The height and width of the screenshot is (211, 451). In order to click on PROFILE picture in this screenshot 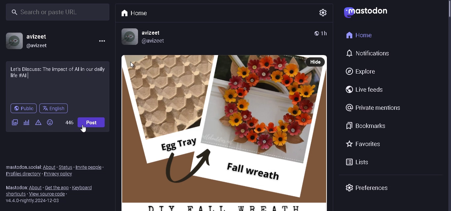, I will do `click(128, 36)`.